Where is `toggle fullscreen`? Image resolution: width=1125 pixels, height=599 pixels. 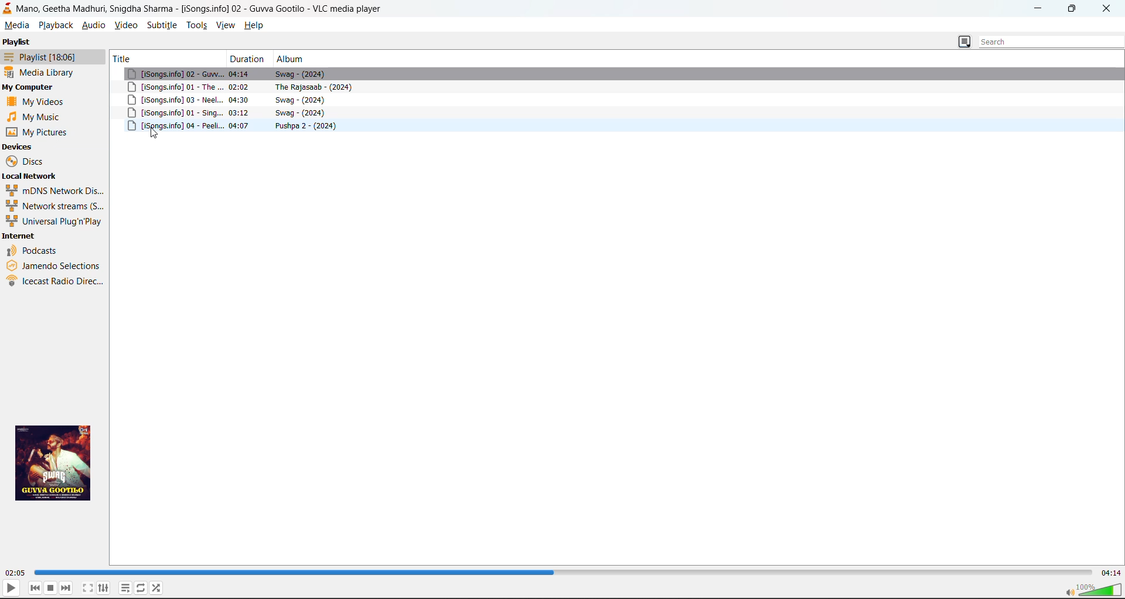 toggle fullscreen is located at coordinates (88, 588).